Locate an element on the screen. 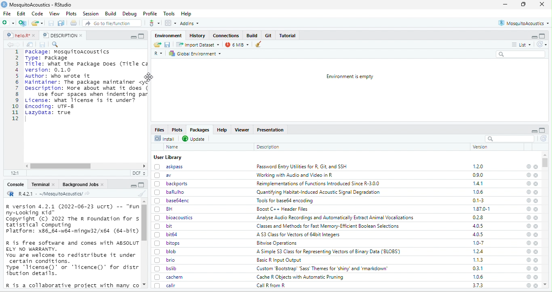  help is located at coordinates (528, 201).